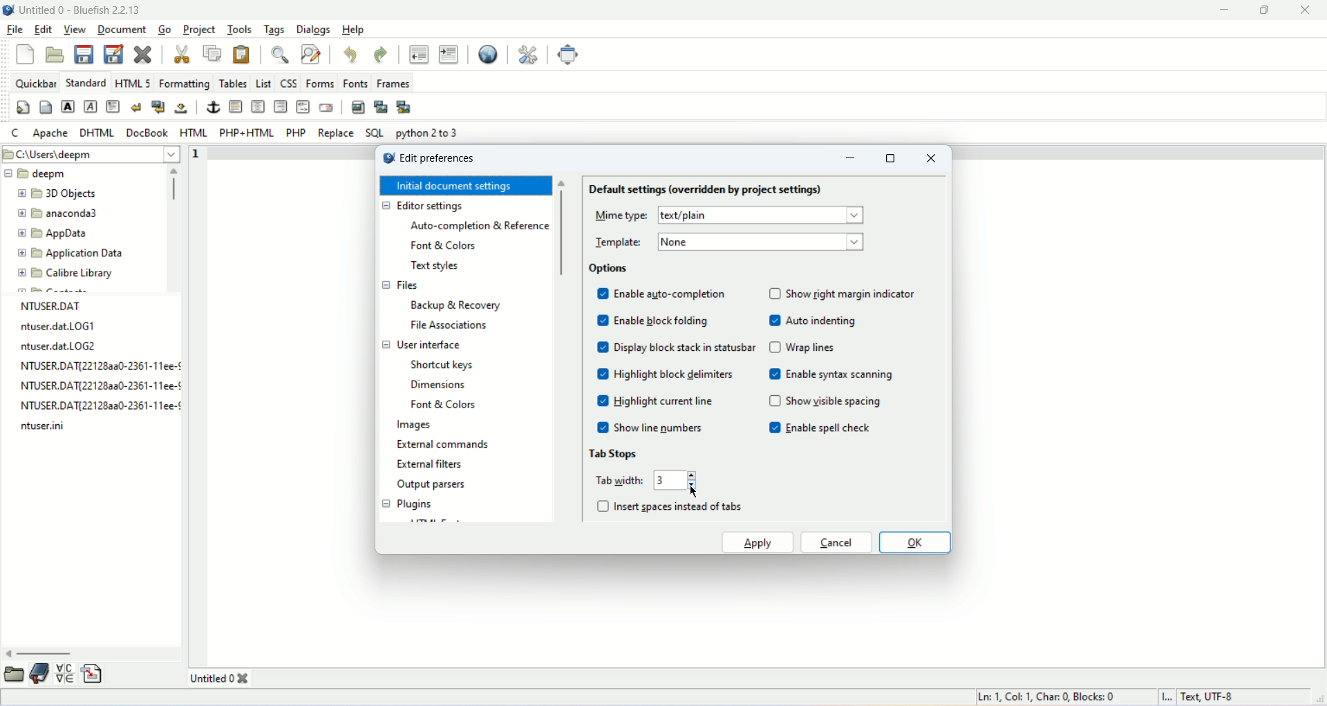  Describe the element at coordinates (420, 344) in the screenshot. I see `user interface` at that location.